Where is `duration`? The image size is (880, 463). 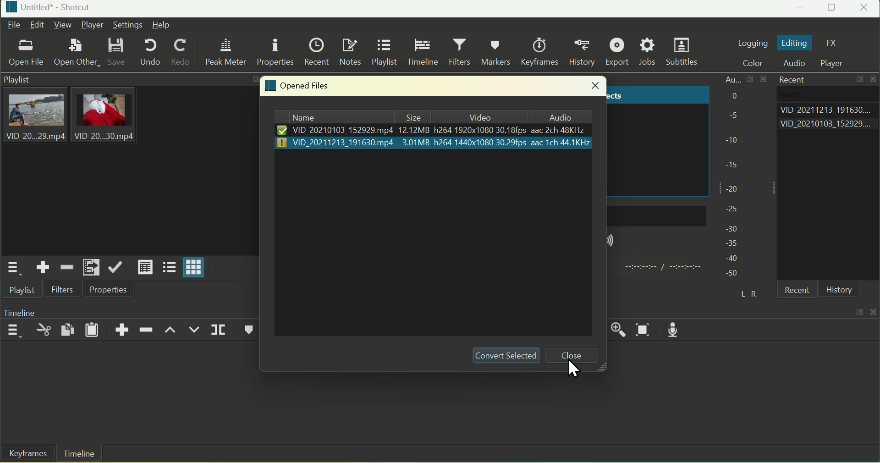
duration is located at coordinates (661, 268).